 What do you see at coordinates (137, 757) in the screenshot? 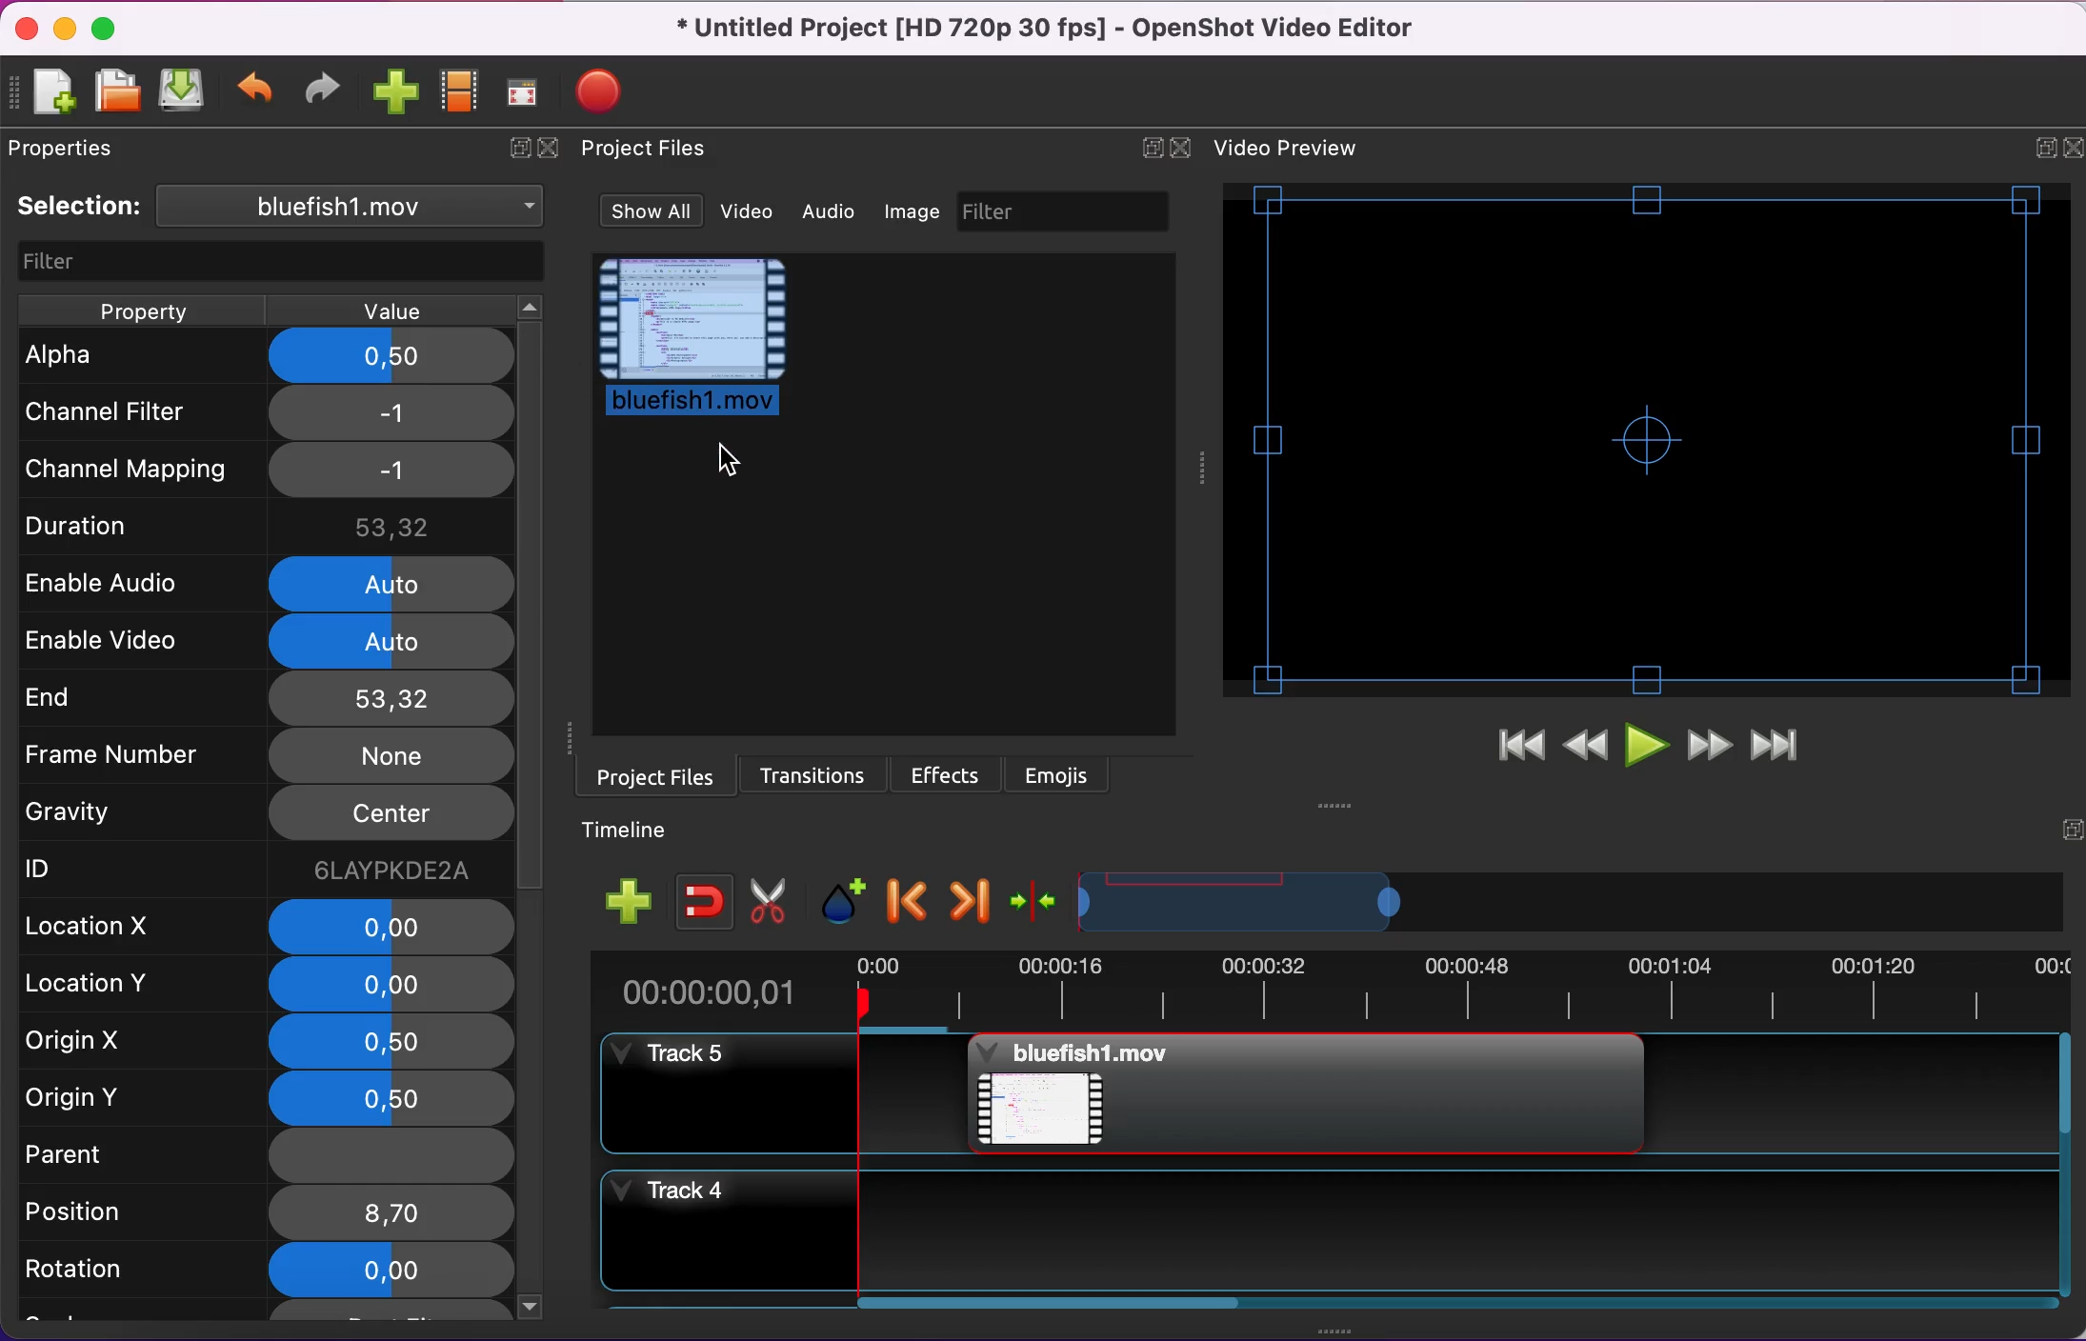
I see `frame number` at bounding box center [137, 757].